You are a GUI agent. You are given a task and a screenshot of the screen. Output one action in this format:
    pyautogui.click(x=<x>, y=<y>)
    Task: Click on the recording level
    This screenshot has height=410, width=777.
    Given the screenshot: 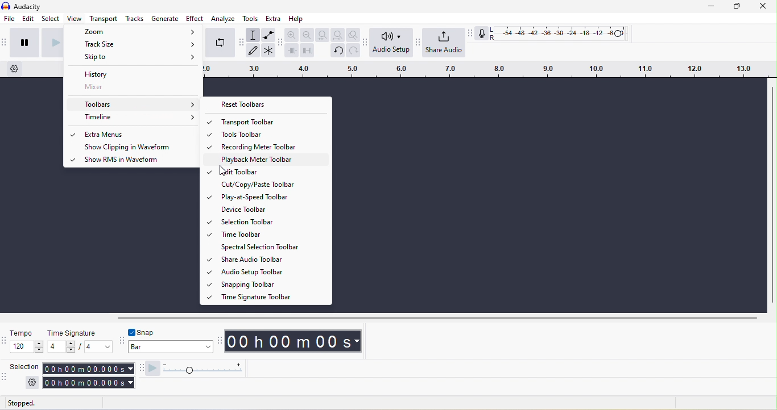 What is the action you would take?
    pyautogui.click(x=563, y=33)
    